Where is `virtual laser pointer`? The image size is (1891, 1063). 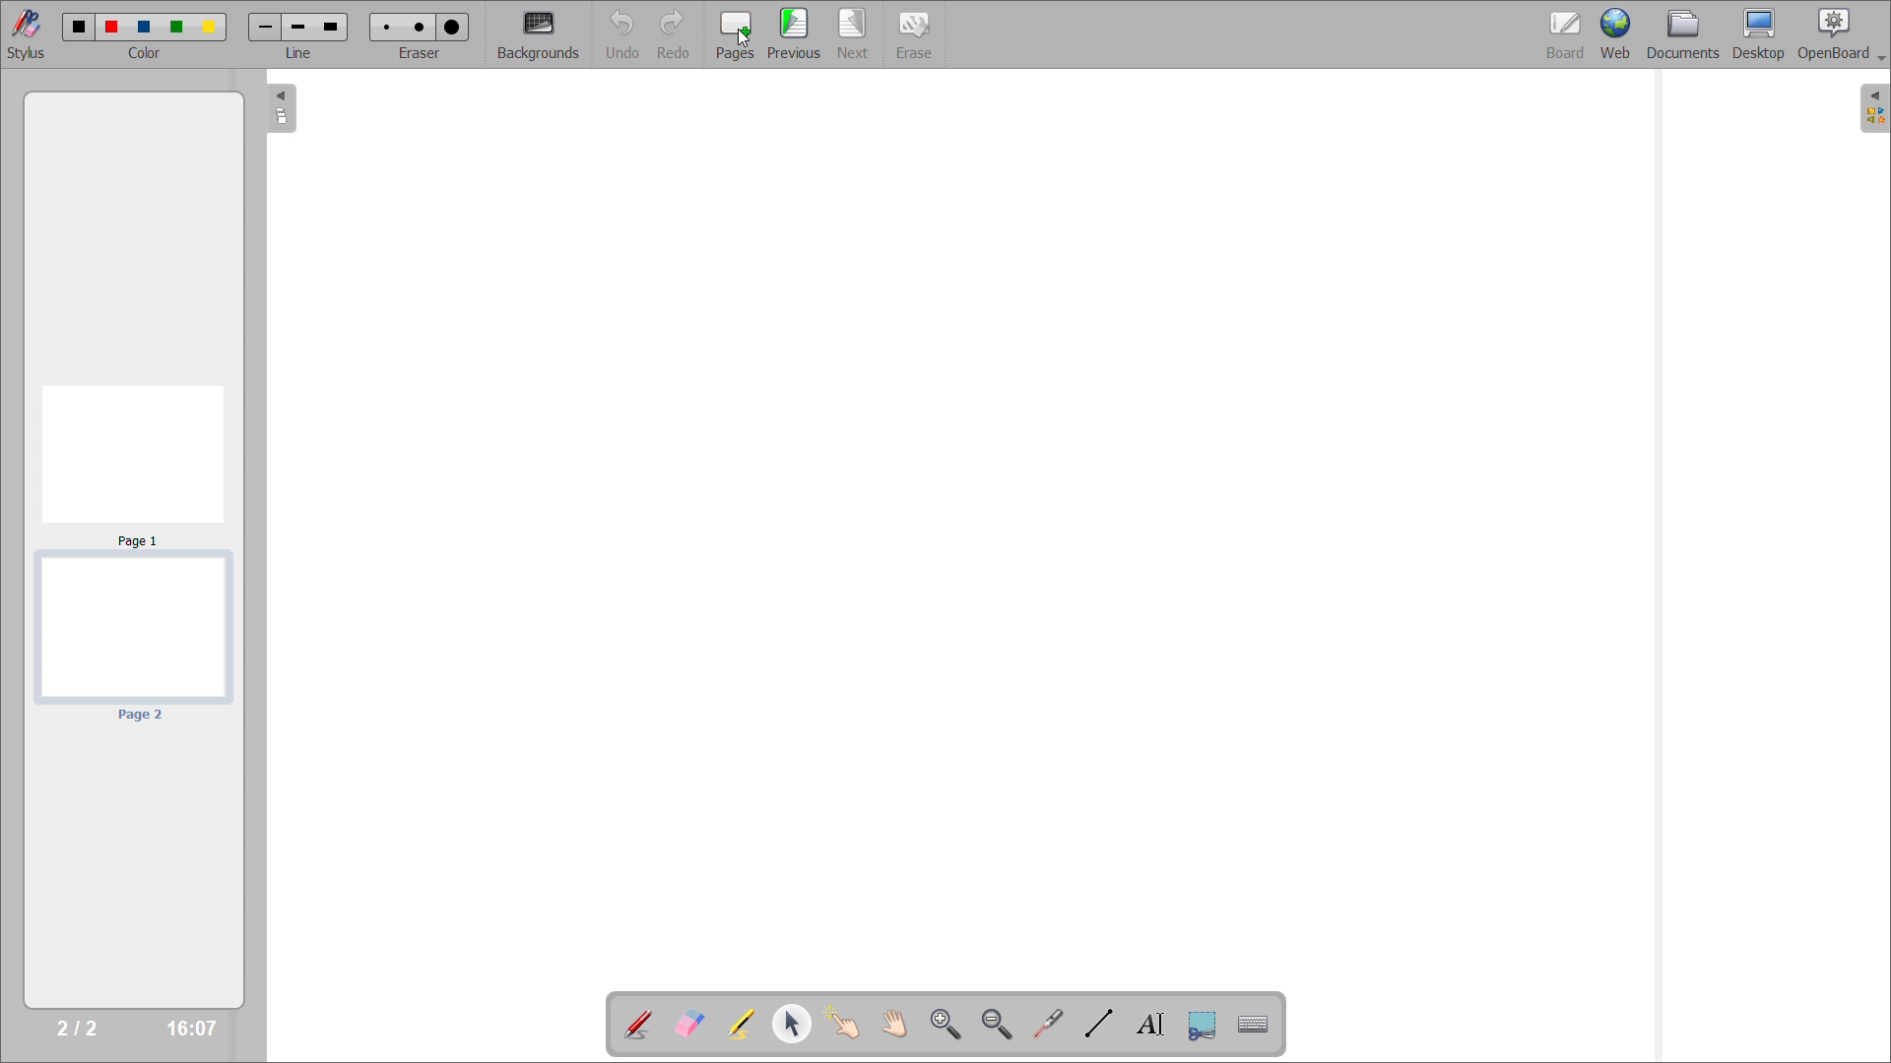
virtual laser pointer is located at coordinates (1046, 1023).